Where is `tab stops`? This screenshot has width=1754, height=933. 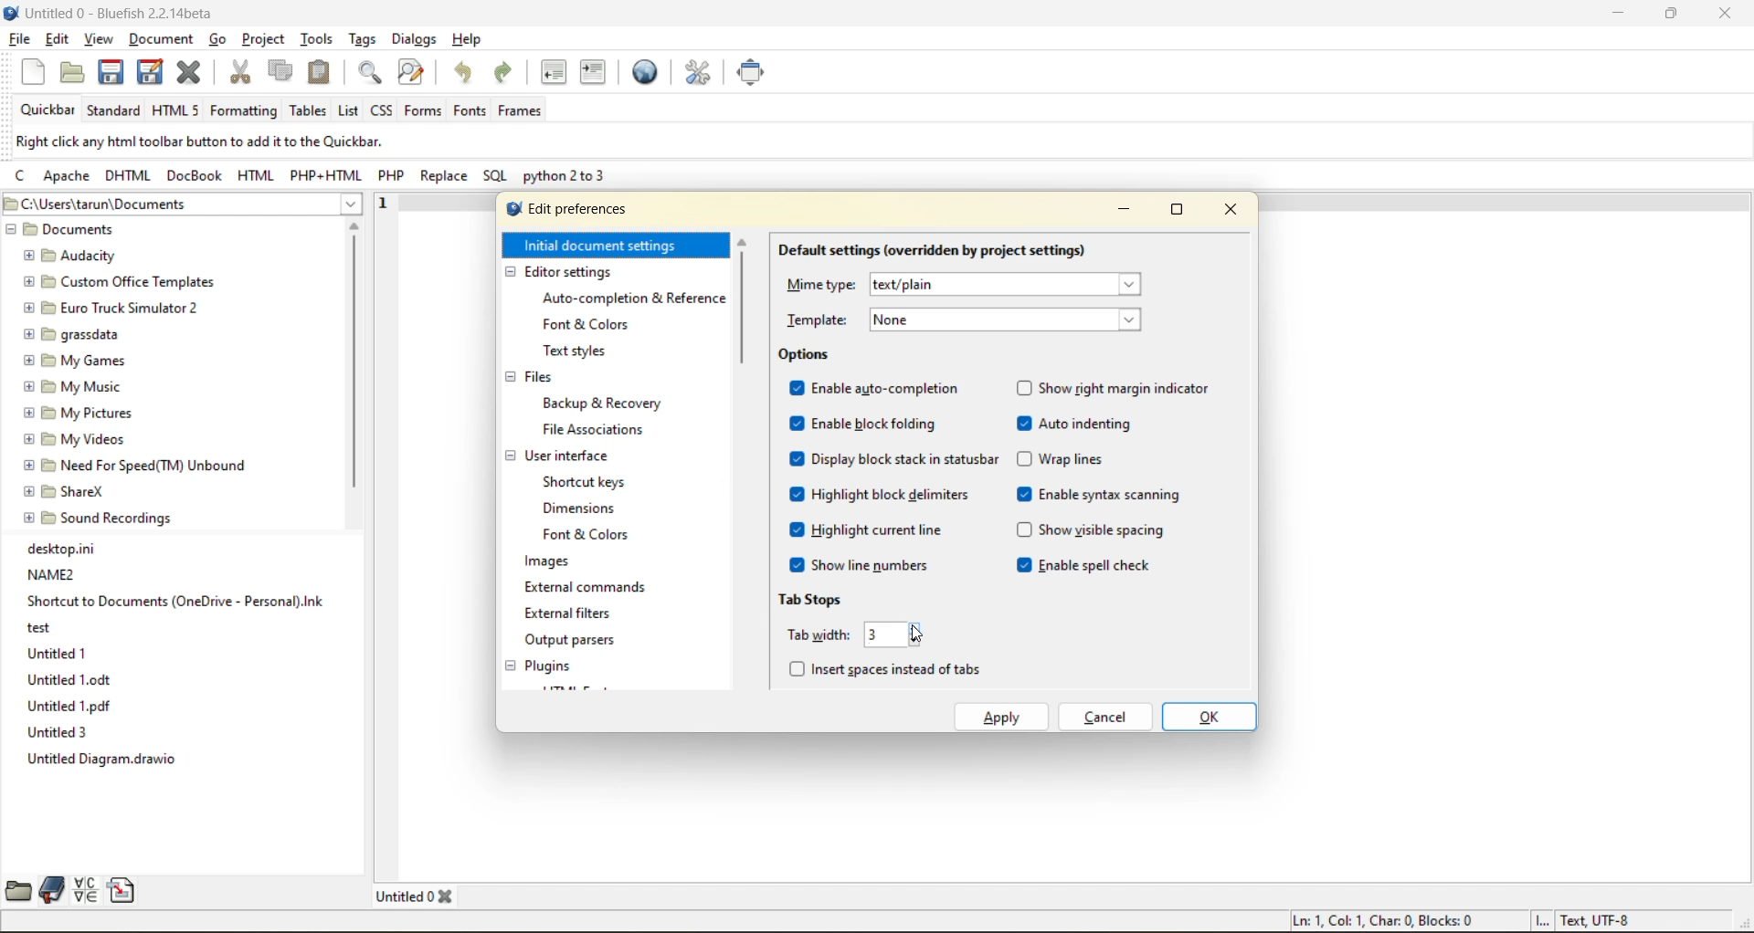 tab stops is located at coordinates (813, 599).